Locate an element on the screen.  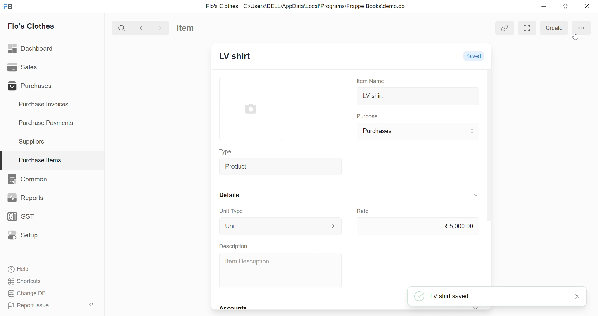
Add link is located at coordinates (505, 29).